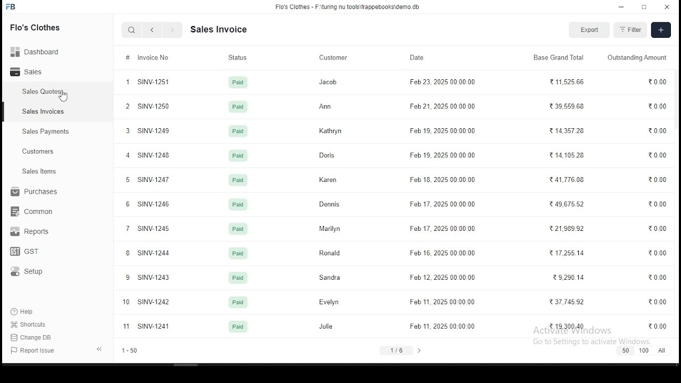  What do you see at coordinates (443, 253) in the screenshot?
I see `Feb 16, 2025 00.00.00` at bounding box center [443, 253].